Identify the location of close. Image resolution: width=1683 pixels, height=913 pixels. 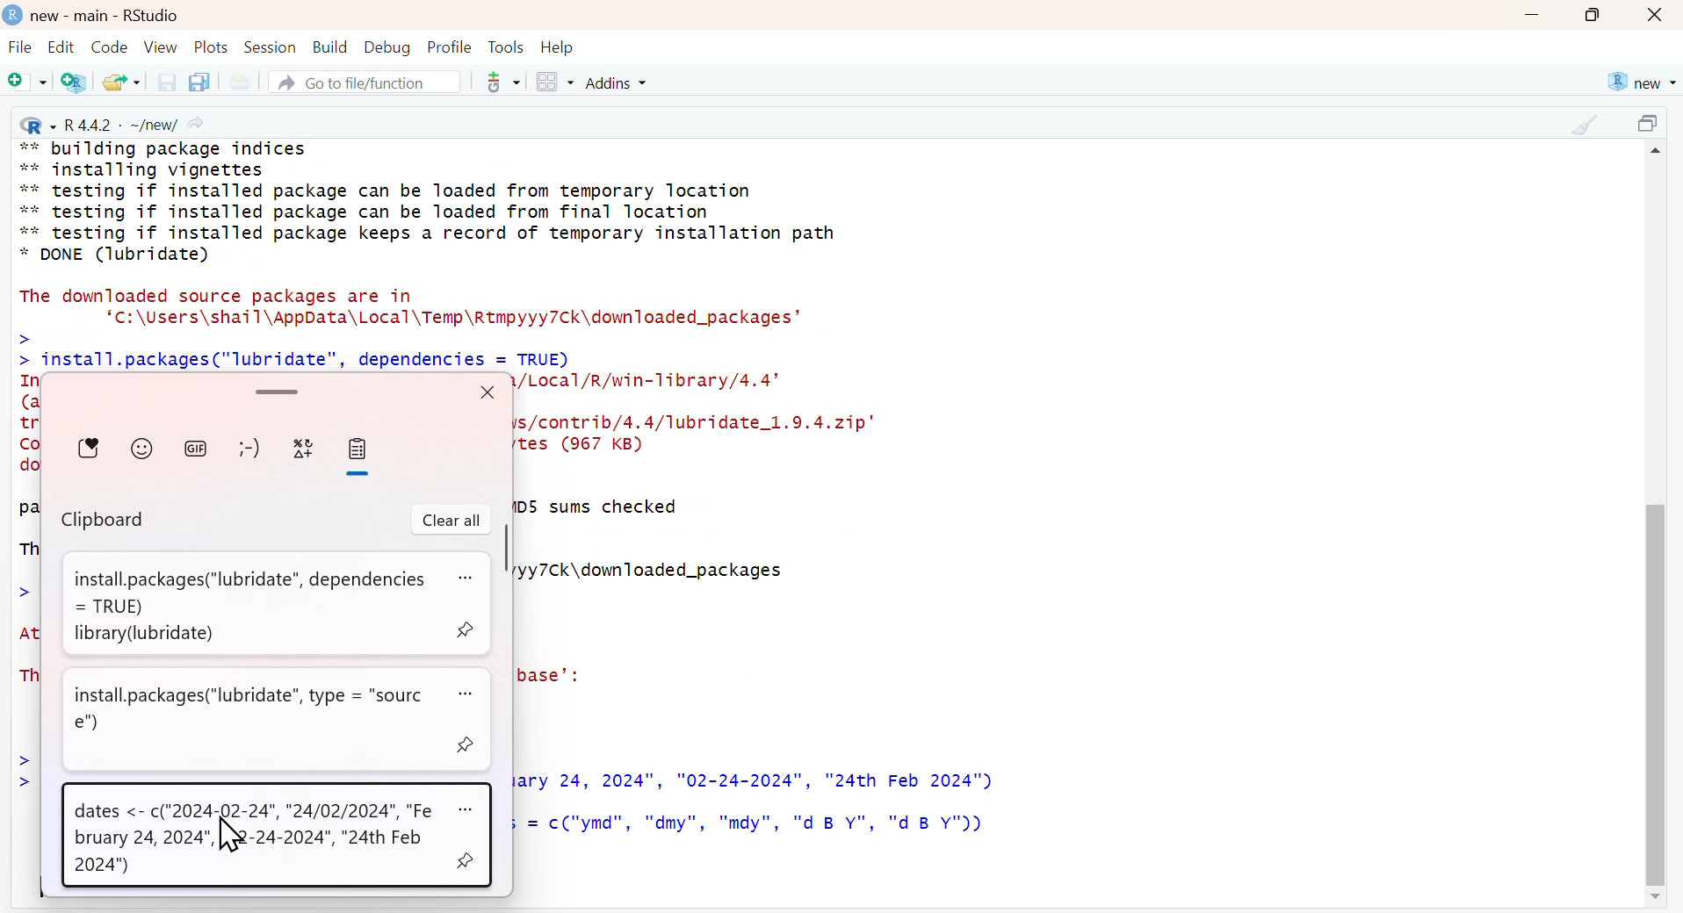
(487, 392).